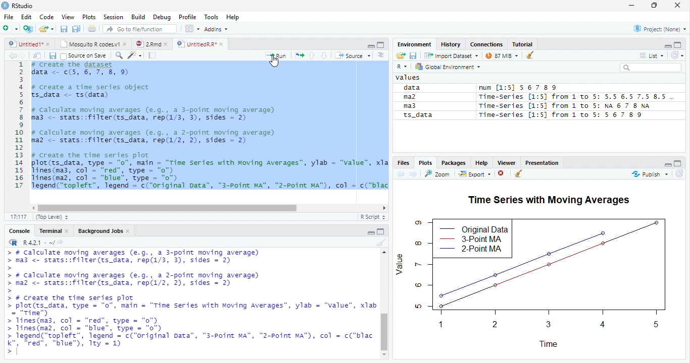 This screenshot has width=690, height=363. What do you see at coordinates (32, 208) in the screenshot?
I see `scrollbar left` at bounding box center [32, 208].